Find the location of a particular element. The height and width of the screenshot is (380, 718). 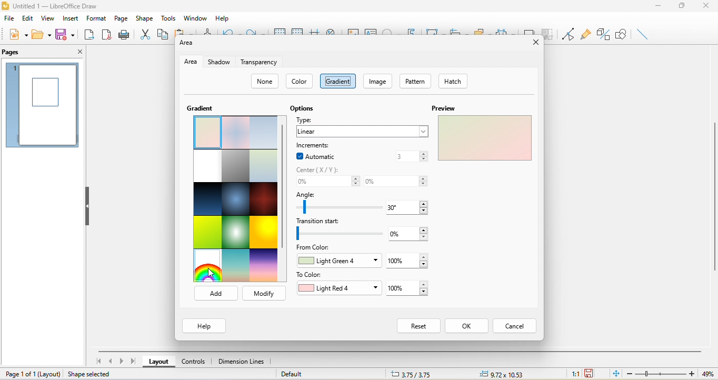

deep ocean is located at coordinates (236, 199).